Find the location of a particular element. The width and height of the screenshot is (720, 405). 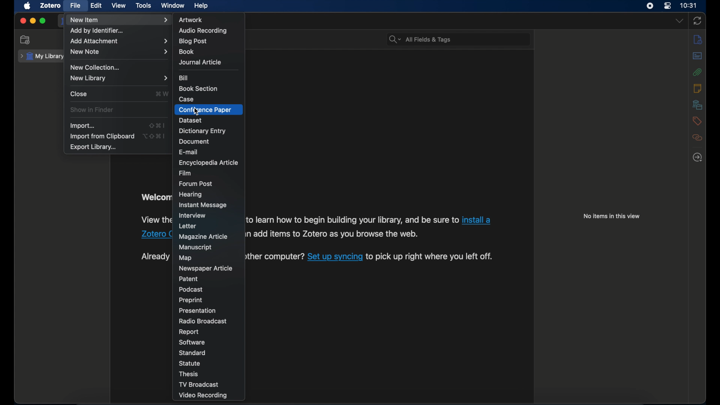

apple is located at coordinates (28, 6).